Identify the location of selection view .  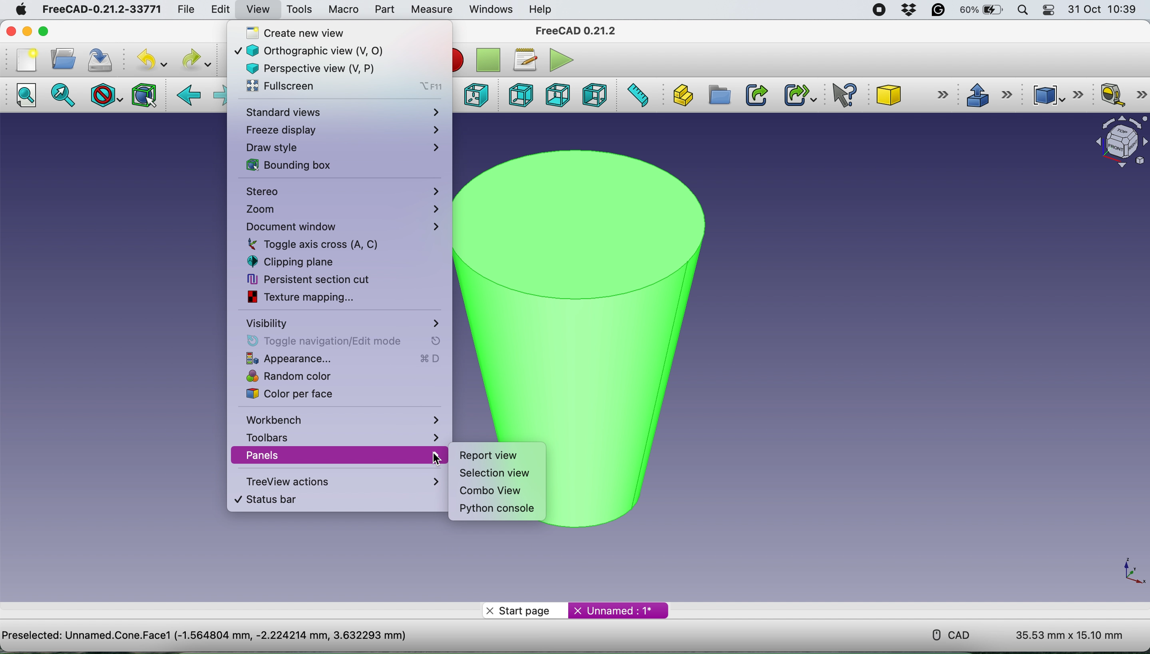
(496, 473).